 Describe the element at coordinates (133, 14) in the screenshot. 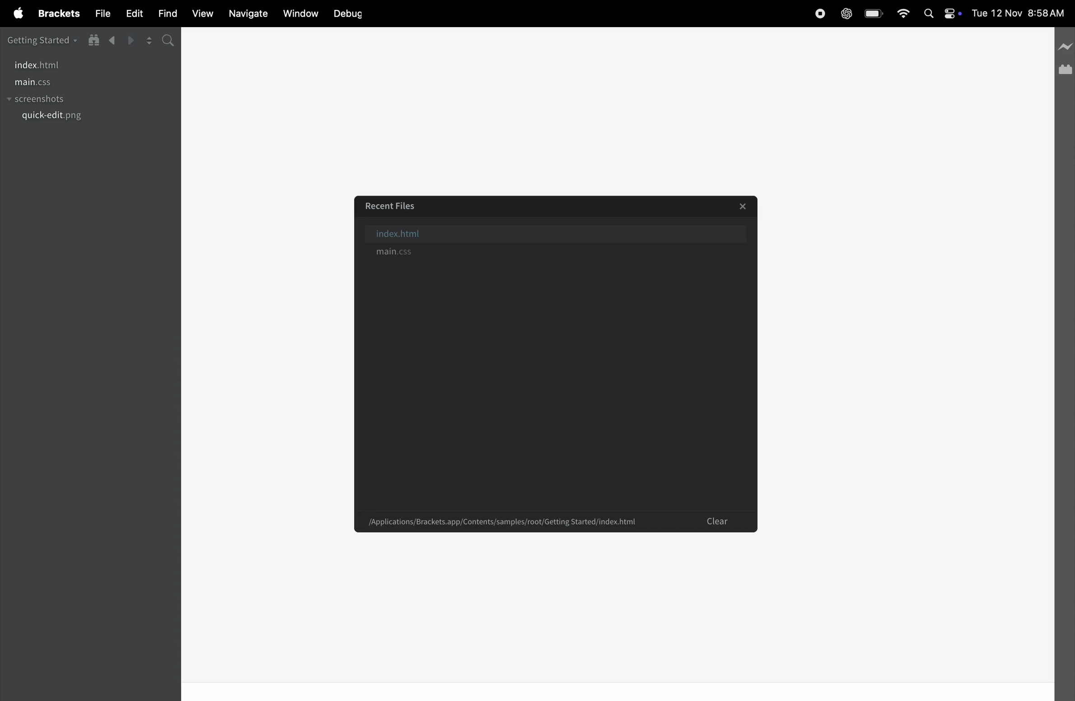

I see `edit` at that location.